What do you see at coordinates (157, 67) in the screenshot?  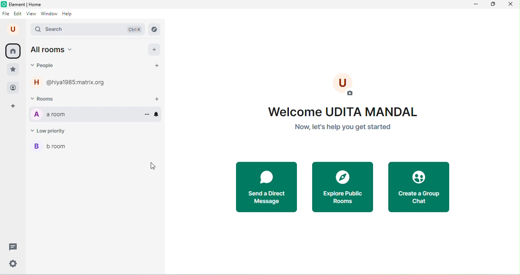 I see `start a chat` at bounding box center [157, 67].